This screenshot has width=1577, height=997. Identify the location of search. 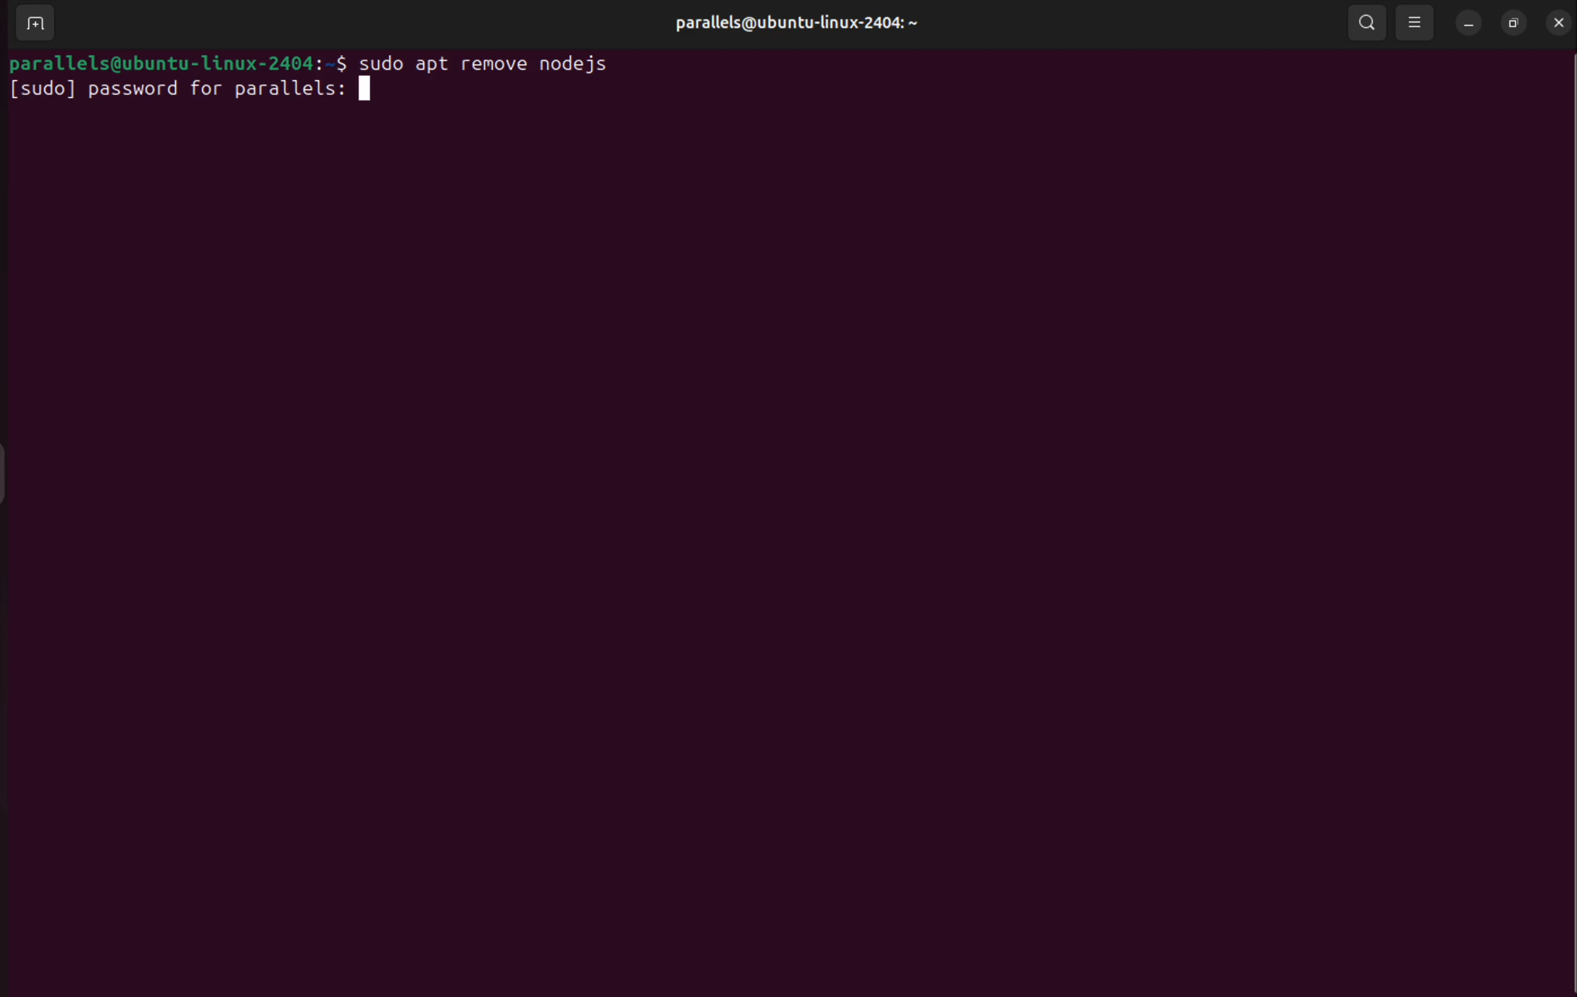
(1367, 23).